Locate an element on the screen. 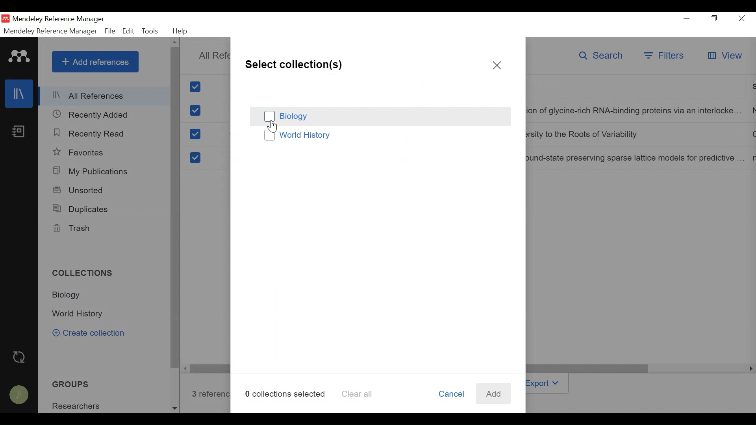 This screenshot has height=425, width=756. Recently Added is located at coordinates (90, 115).